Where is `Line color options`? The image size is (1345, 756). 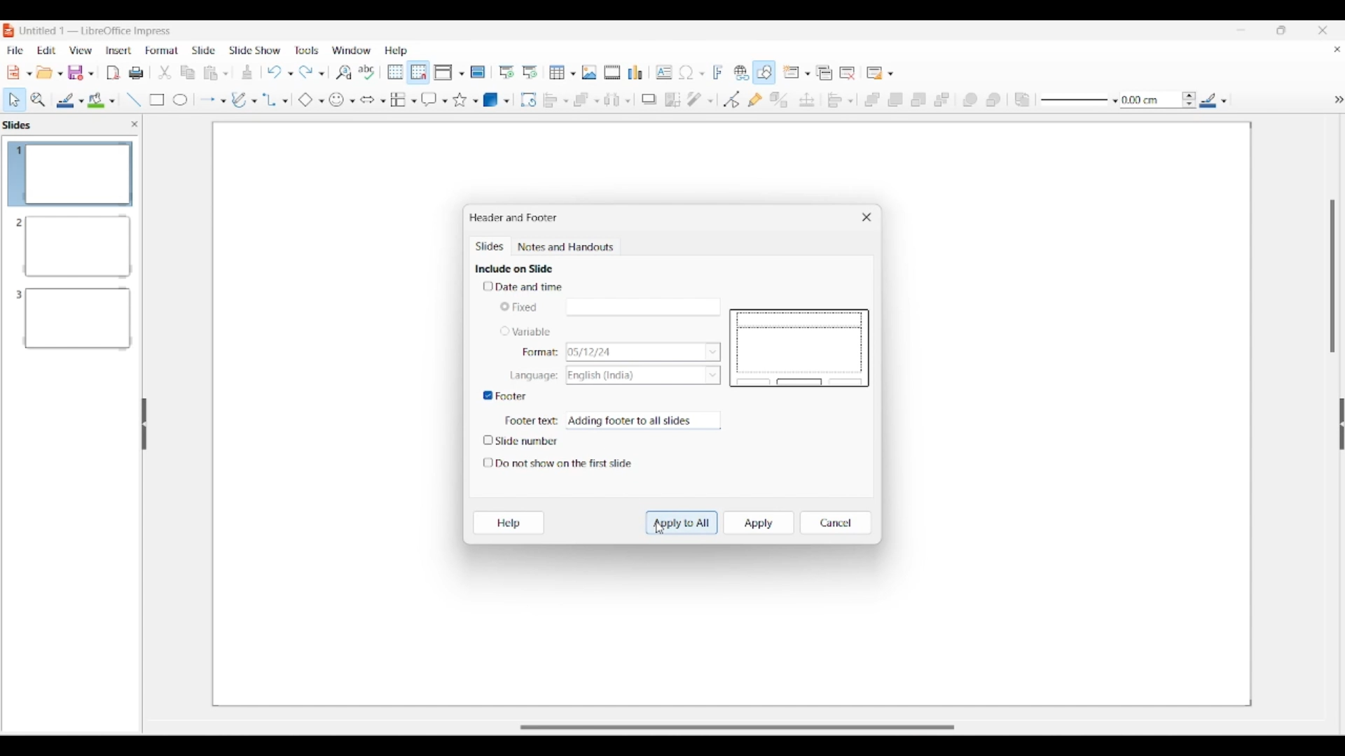 Line color options is located at coordinates (1213, 99).